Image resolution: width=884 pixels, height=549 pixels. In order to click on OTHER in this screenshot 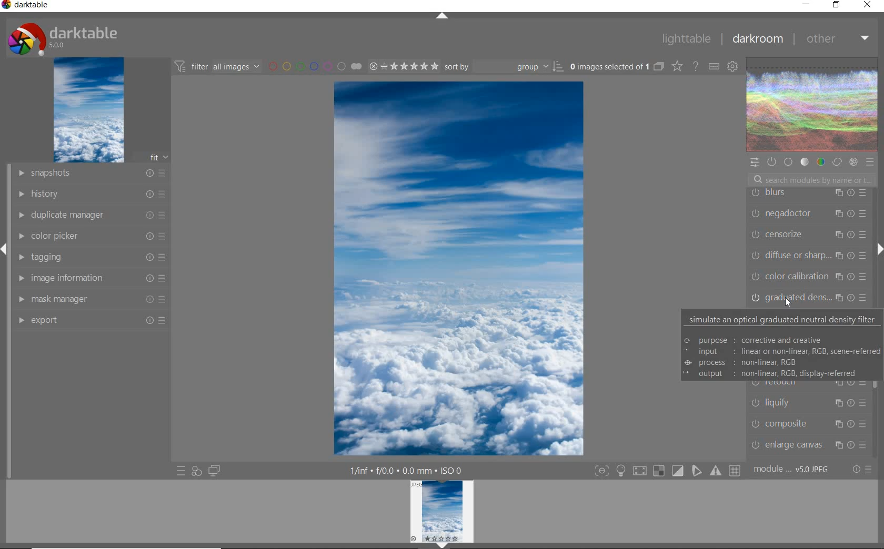, I will do `click(836, 40)`.